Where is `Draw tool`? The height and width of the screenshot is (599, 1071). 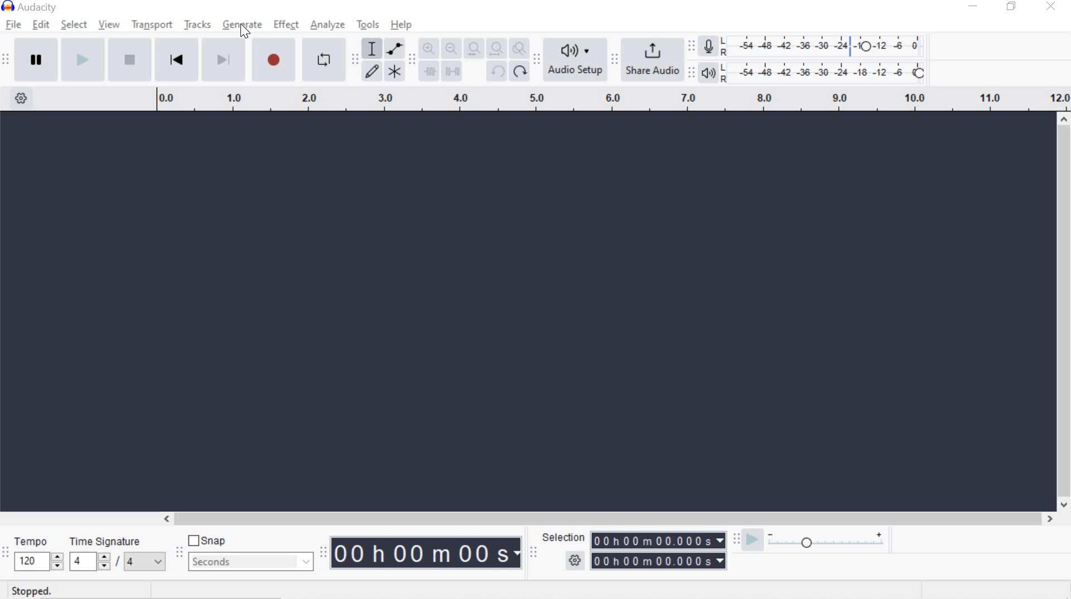
Draw tool is located at coordinates (373, 72).